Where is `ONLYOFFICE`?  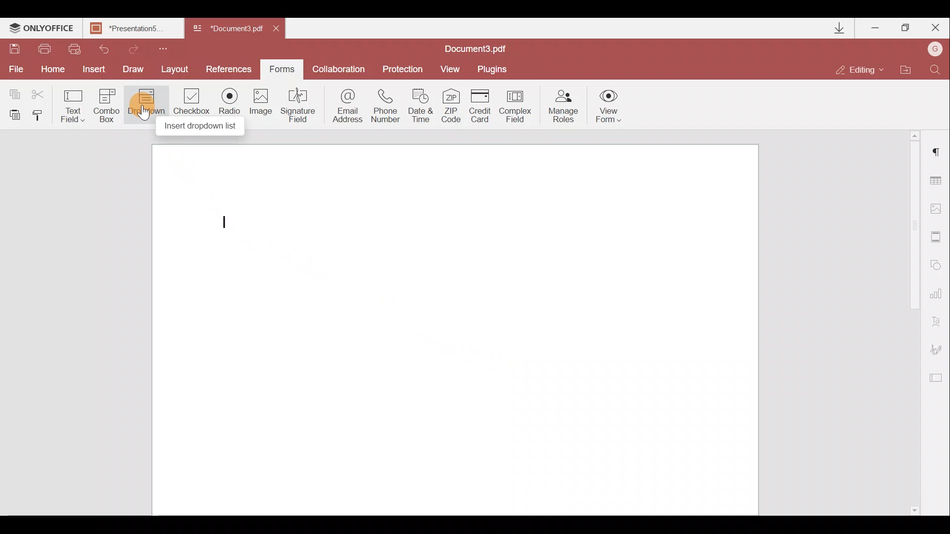
ONLYOFFICE is located at coordinates (42, 30).